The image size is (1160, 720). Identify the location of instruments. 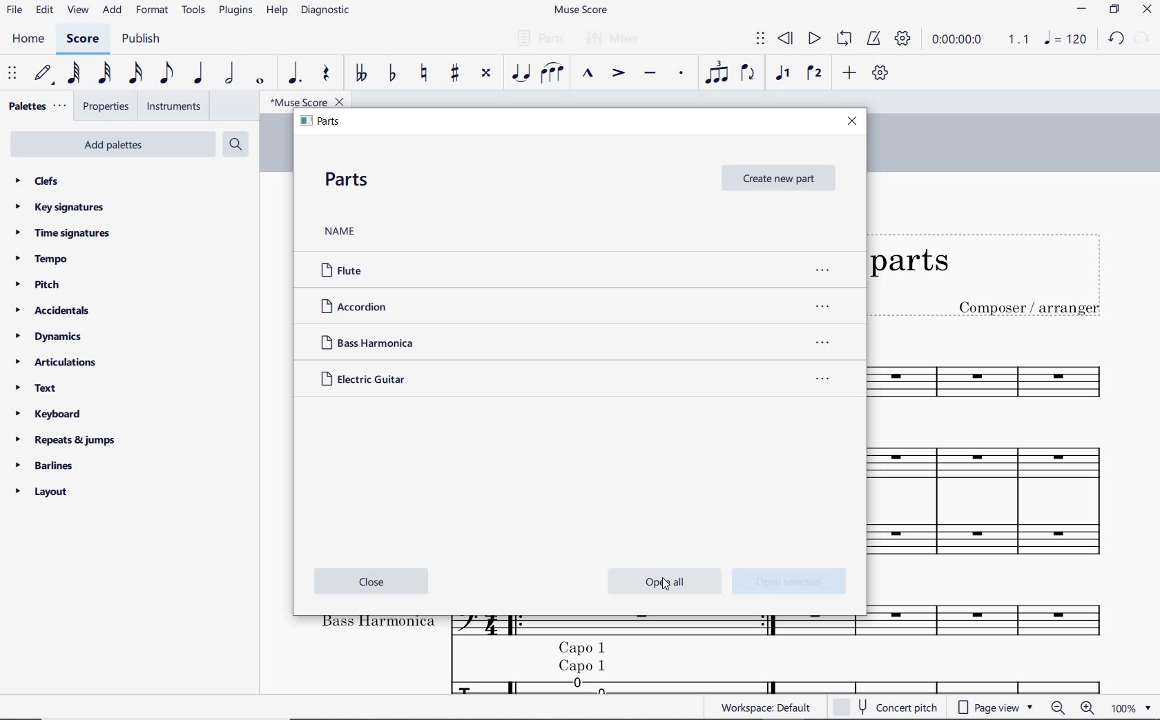
(173, 106).